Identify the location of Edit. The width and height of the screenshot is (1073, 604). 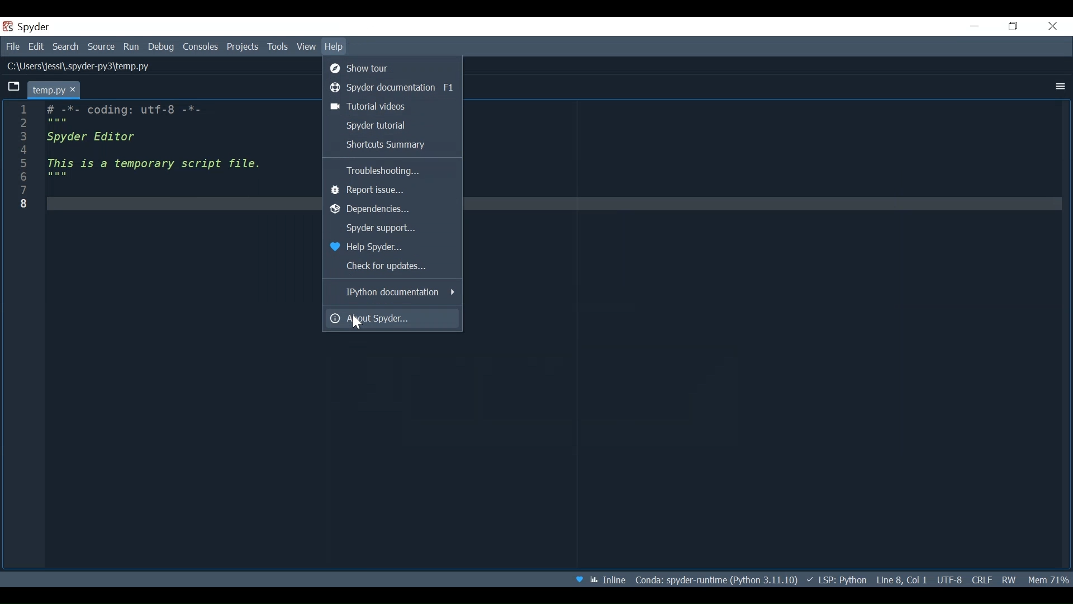
(36, 48).